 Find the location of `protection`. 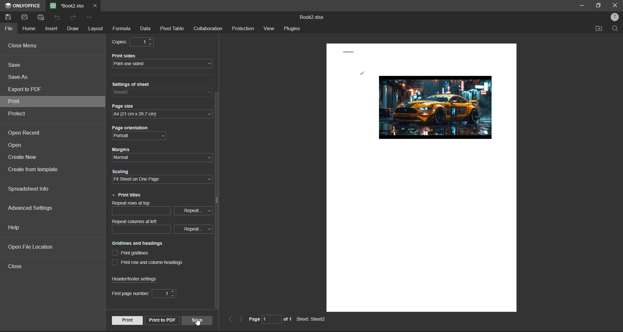

protection is located at coordinates (243, 30).